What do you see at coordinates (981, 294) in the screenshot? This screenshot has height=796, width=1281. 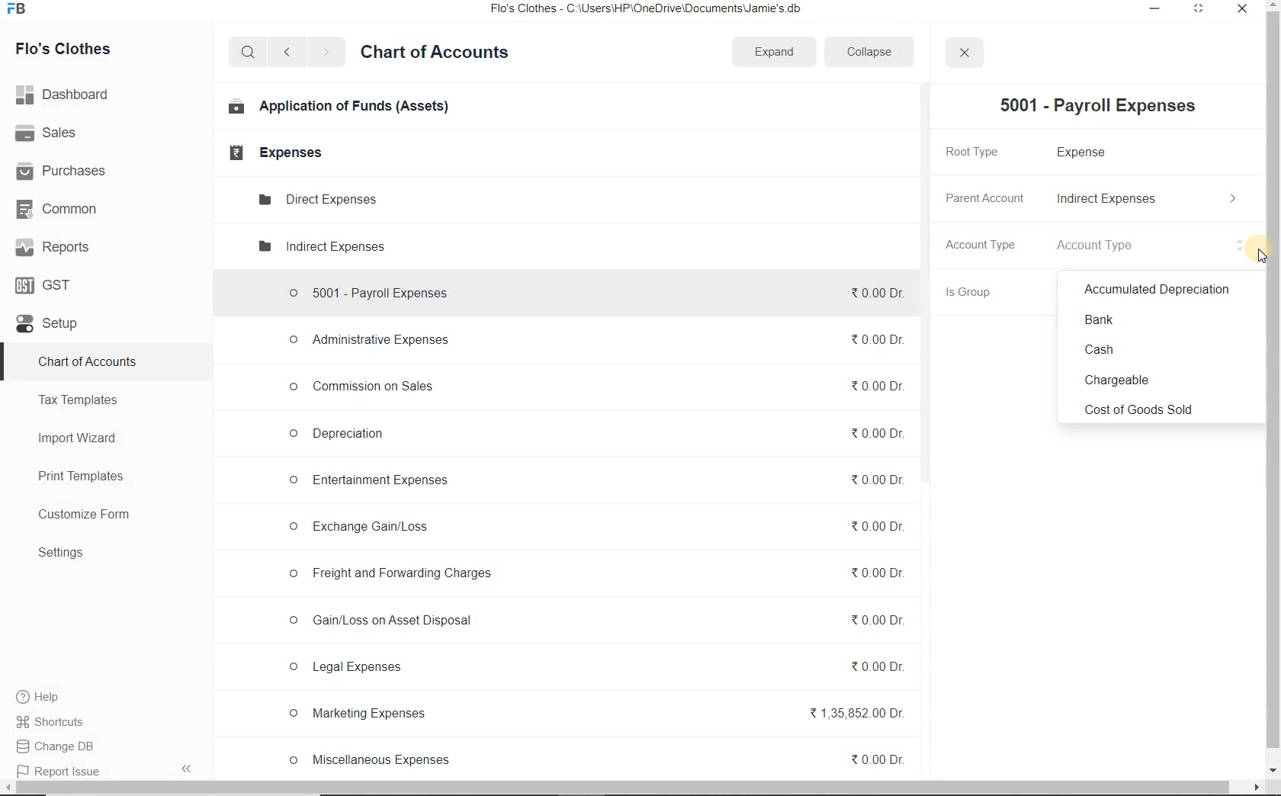 I see `Is Group` at bounding box center [981, 294].